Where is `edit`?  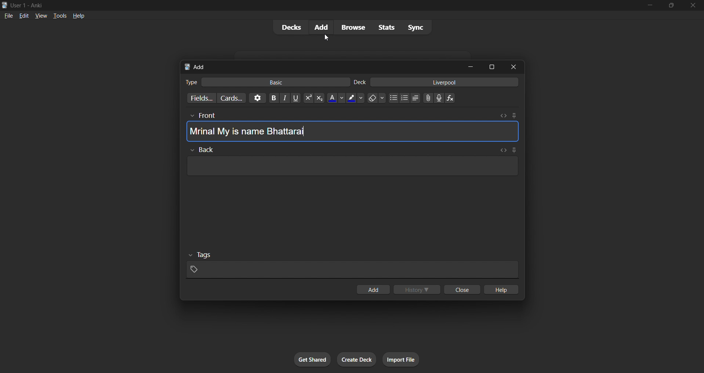 edit is located at coordinates (23, 15).